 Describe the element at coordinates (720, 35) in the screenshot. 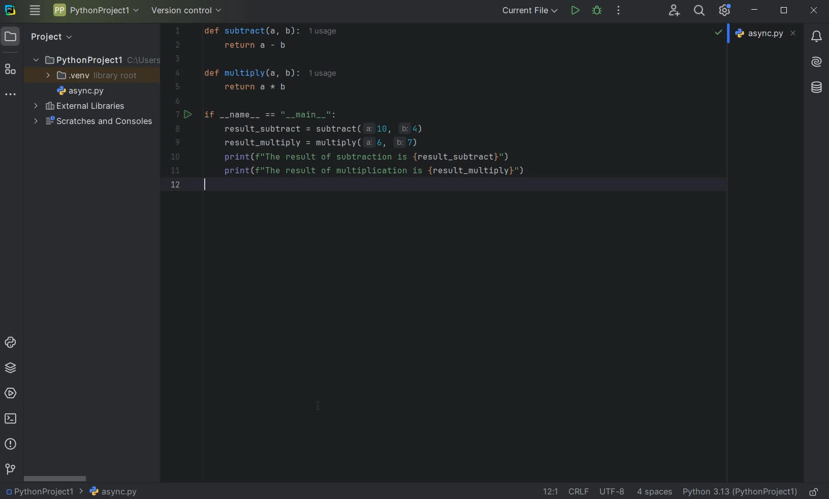

I see `no highlighted problems` at that location.